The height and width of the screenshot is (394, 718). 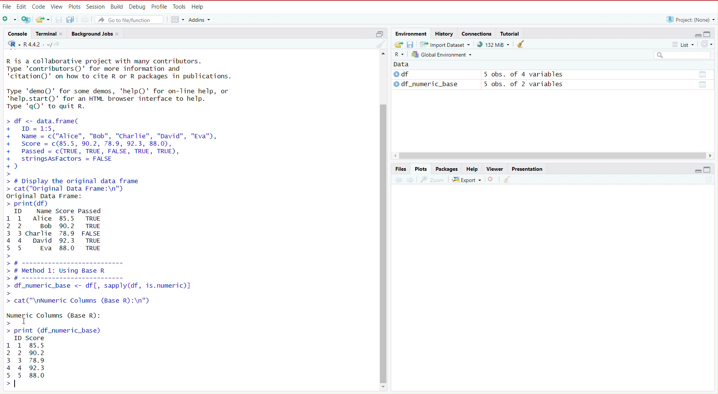 I want to click on typing, so click(x=17, y=384).